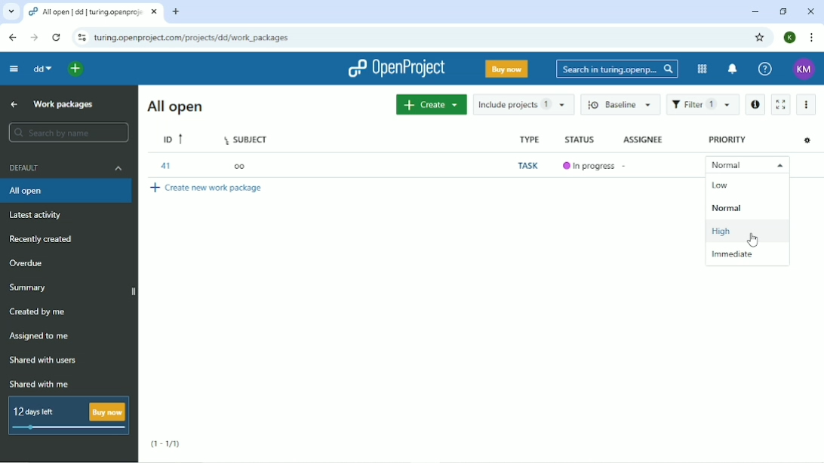 This screenshot has height=463, width=824. I want to click on Configure view, so click(807, 140).